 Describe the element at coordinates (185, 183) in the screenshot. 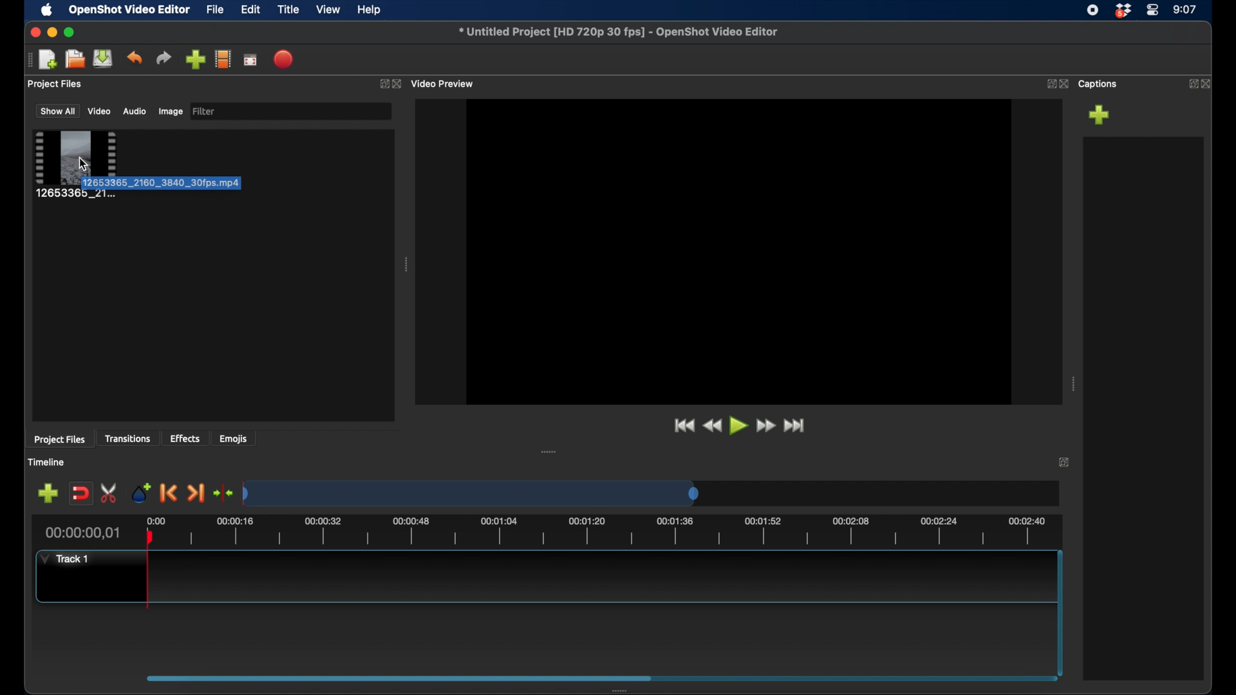

I see `tooltip` at that location.